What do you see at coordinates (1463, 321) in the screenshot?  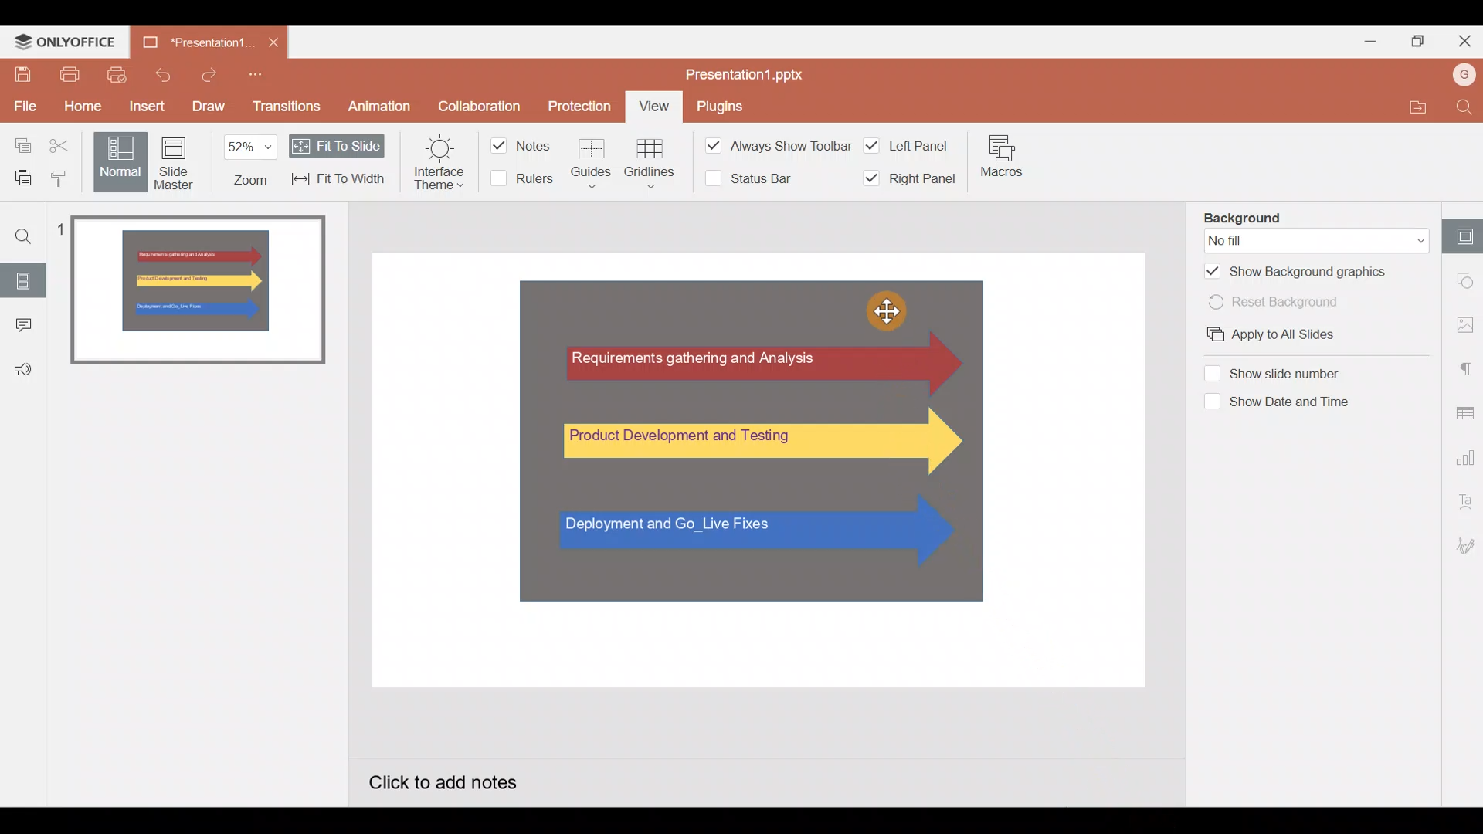 I see `Image settings` at bounding box center [1463, 321].